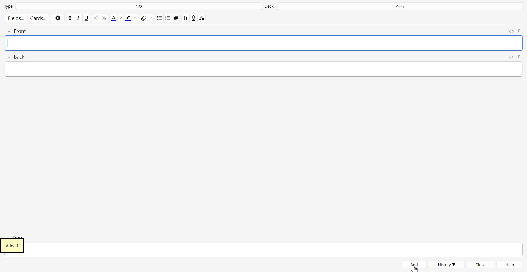 Image resolution: width=527 pixels, height=272 pixels. Describe the element at coordinates (132, 6) in the screenshot. I see `Type` at that location.